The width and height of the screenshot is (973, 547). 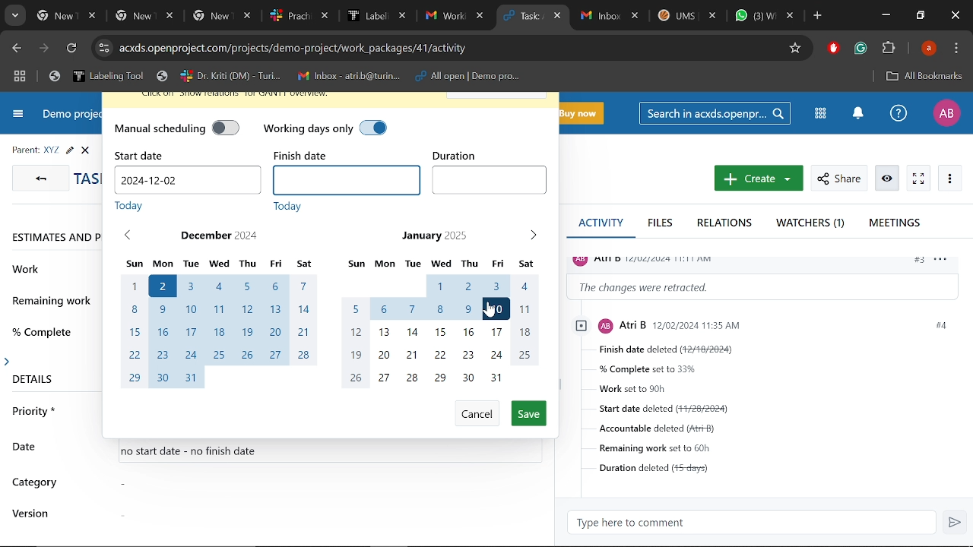 I want to click on Modules, so click(x=821, y=115).